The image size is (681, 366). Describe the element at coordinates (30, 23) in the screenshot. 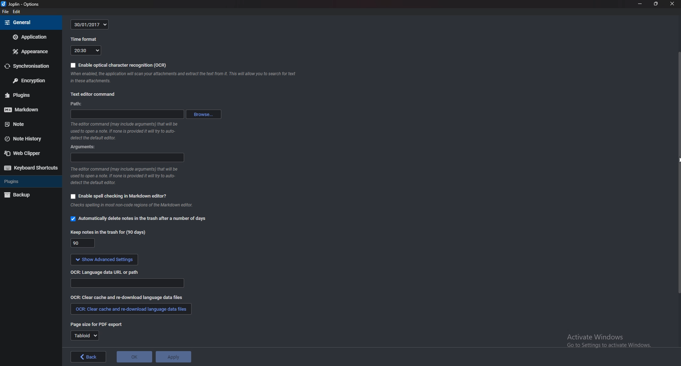

I see `General` at that location.